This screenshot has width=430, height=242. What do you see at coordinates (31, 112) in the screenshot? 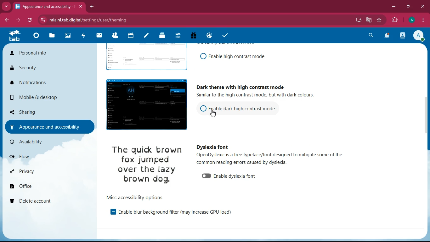
I see `sharing` at bounding box center [31, 112].